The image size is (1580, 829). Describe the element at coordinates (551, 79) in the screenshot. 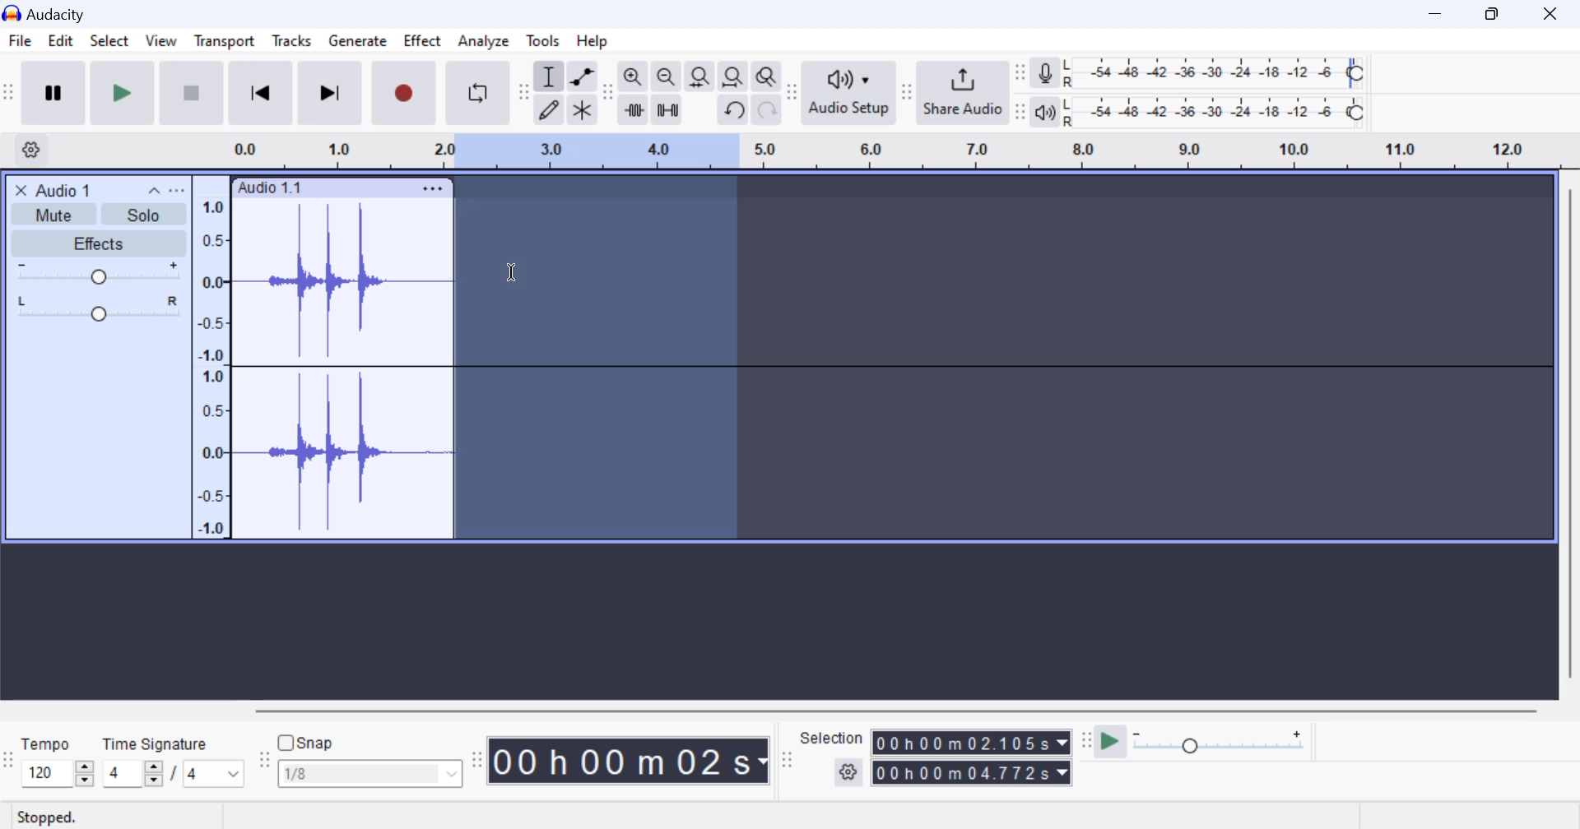

I see `selection tool` at that location.